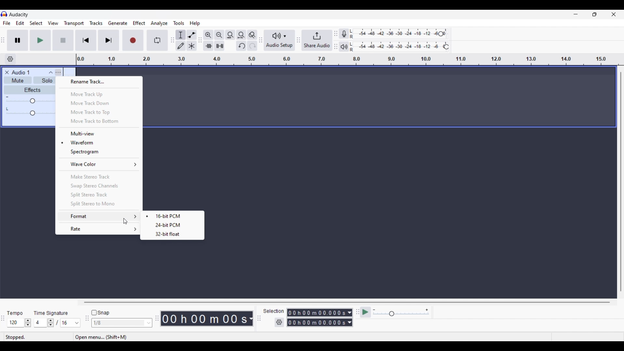 This screenshot has width=624, height=351. I want to click on Time Signature, so click(52, 313).